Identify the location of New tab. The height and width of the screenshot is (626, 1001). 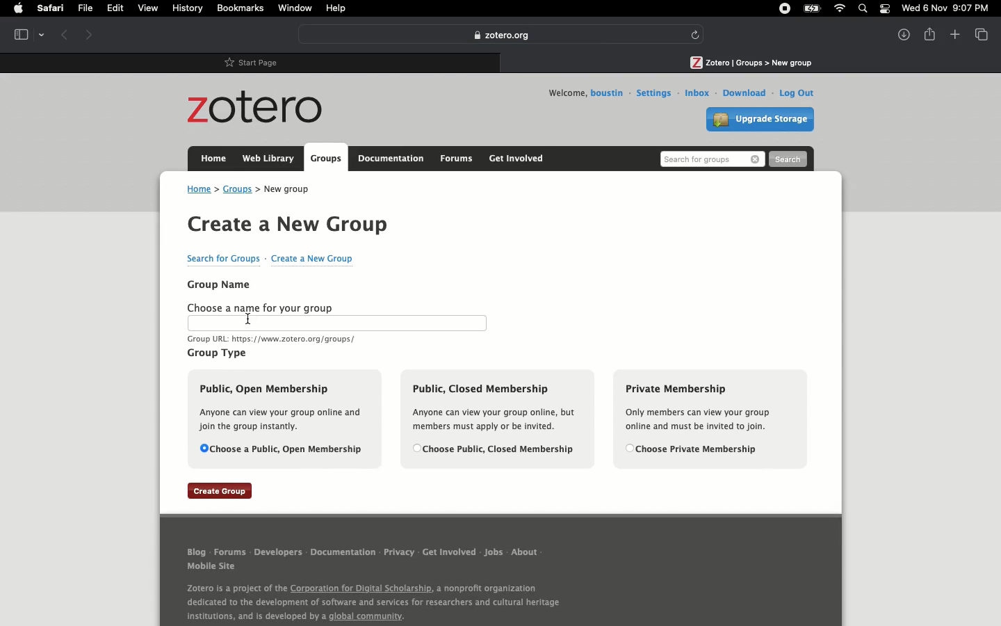
(954, 35).